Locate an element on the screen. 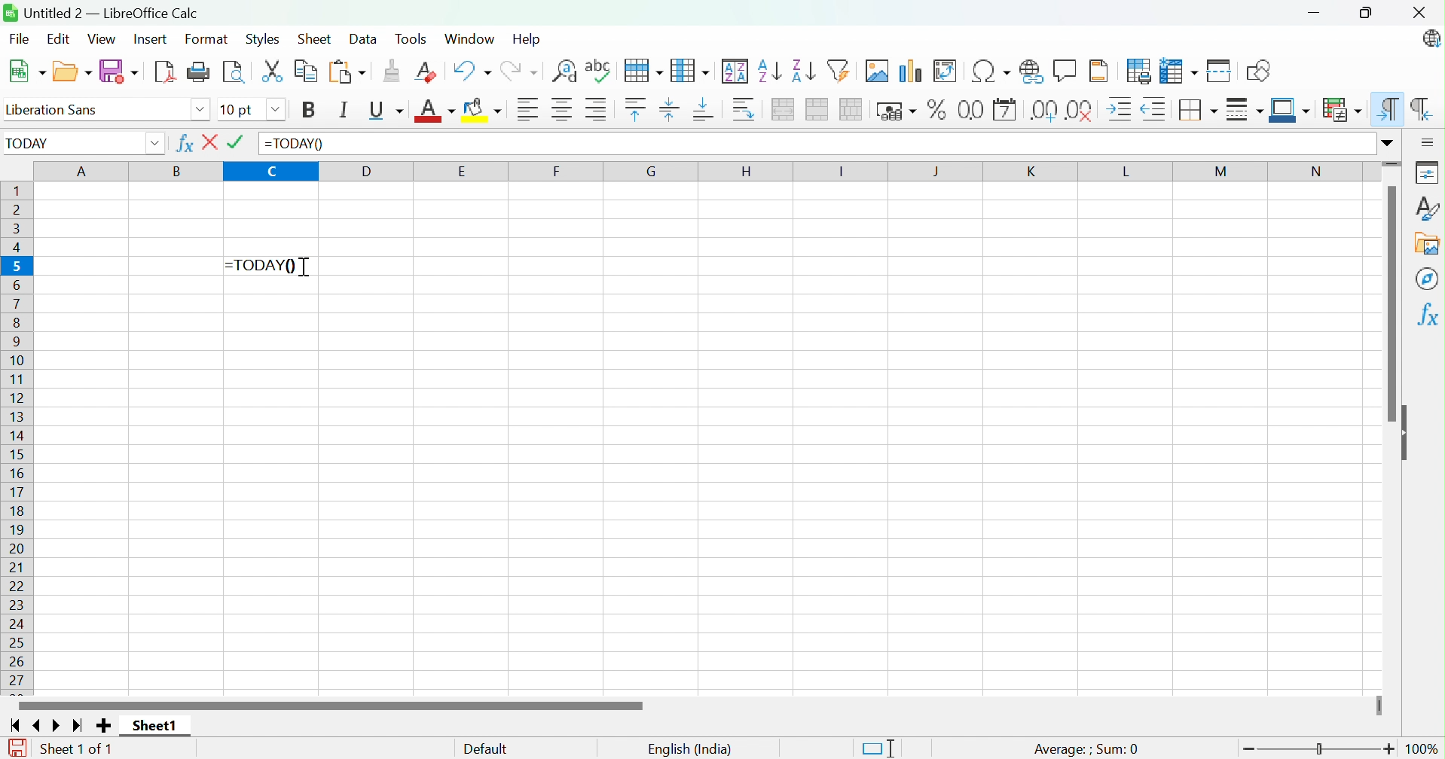 This screenshot has height=759, width=1445. Expand formula is located at coordinates (1390, 142).